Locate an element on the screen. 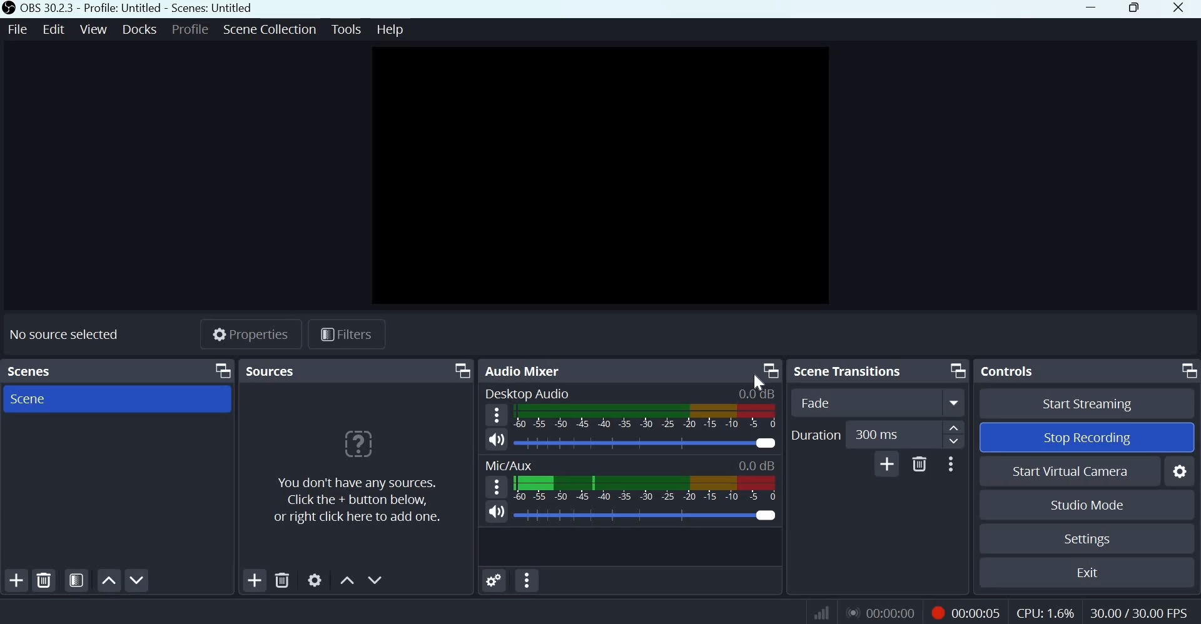 The width and height of the screenshot is (1201, 624). Move source(s) down is located at coordinates (379, 580).